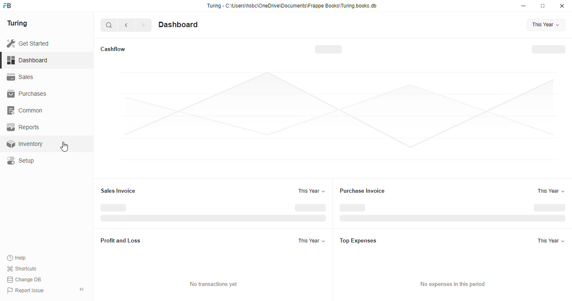 Image resolution: width=572 pixels, height=301 pixels. What do you see at coordinates (542, 6) in the screenshot?
I see `toggle maximize` at bounding box center [542, 6].